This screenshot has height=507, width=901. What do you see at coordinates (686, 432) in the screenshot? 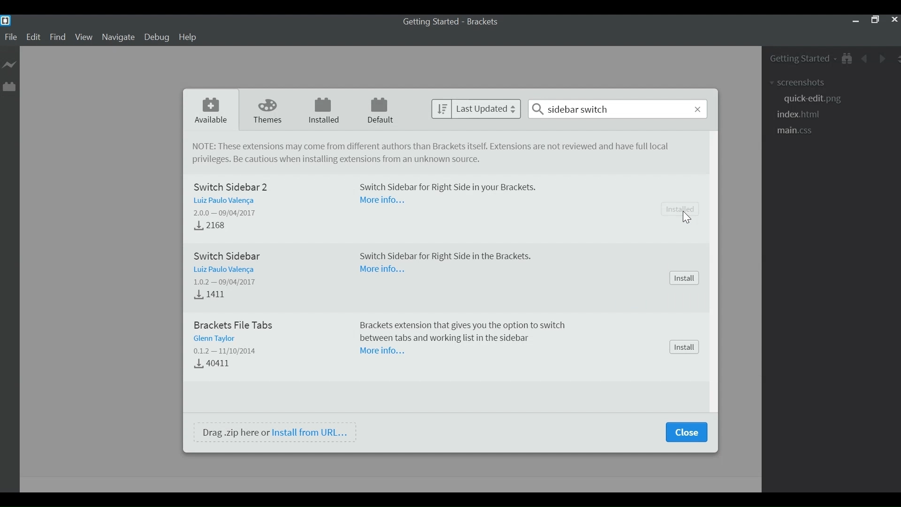
I see `Close` at bounding box center [686, 432].